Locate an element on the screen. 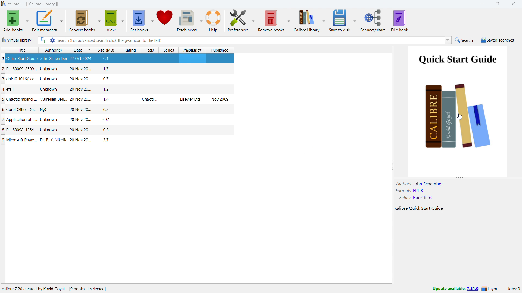 This screenshot has height=293, width=522. published is located at coordinates (220, 49).